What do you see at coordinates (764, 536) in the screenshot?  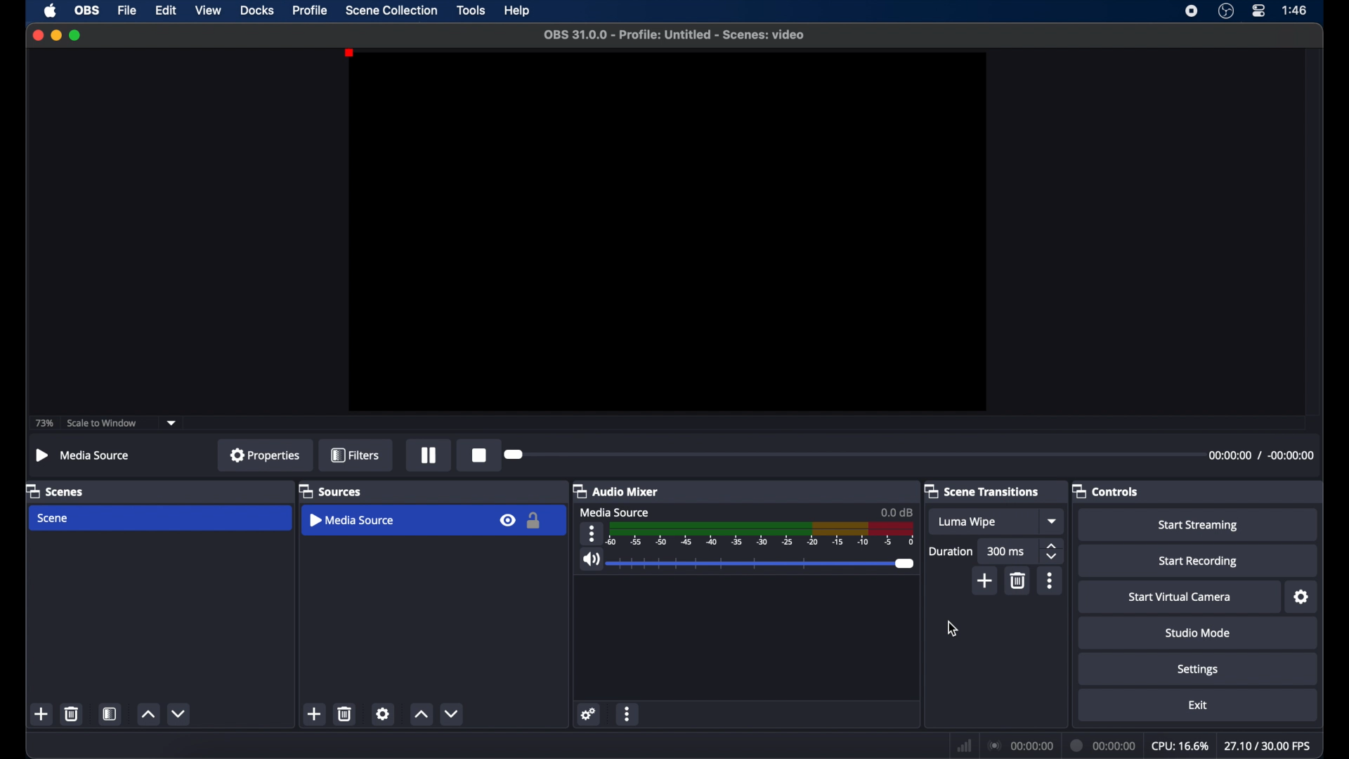 I see `timeline` at bounding box center [764, 536].